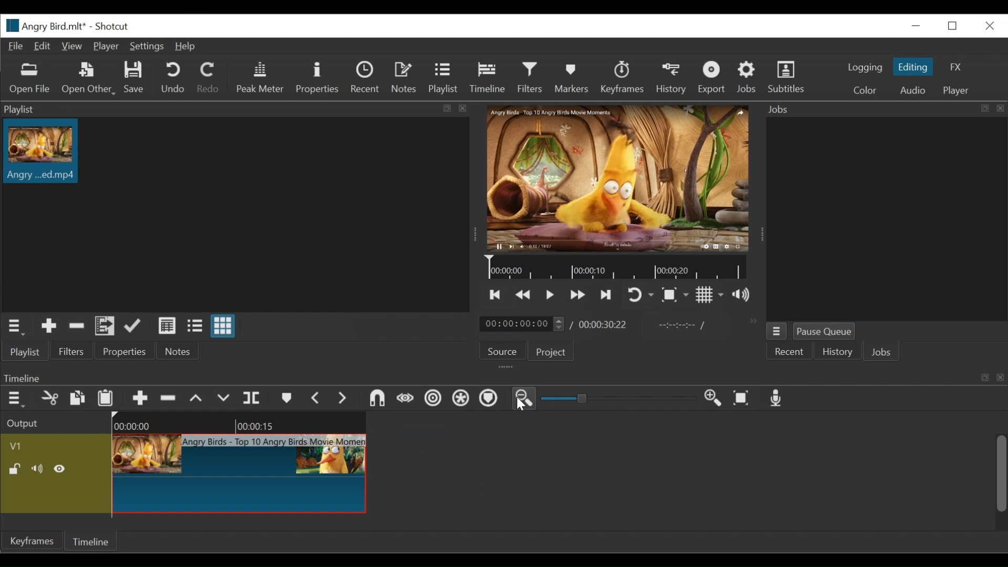 The image size is (1008, 567). Describe the element at coordinates (502, 351) in the screenshot. I see `Source` at that location.